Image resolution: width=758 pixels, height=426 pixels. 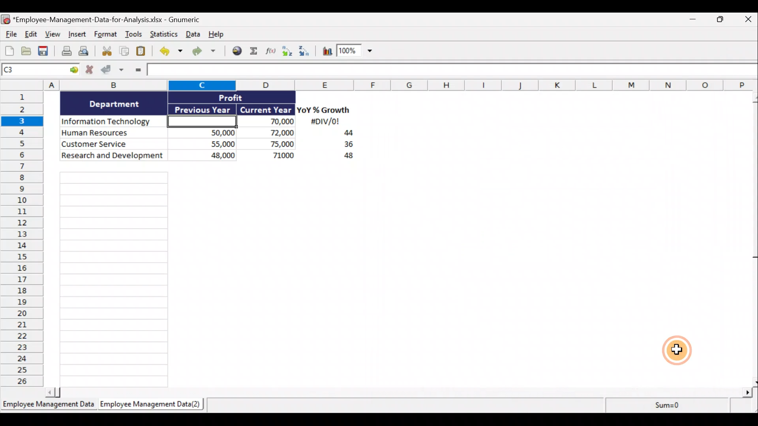 What do you see at coordinates (203, 108) in the screenshot?
I see `Previous Year` at bounding box center [203, 108].